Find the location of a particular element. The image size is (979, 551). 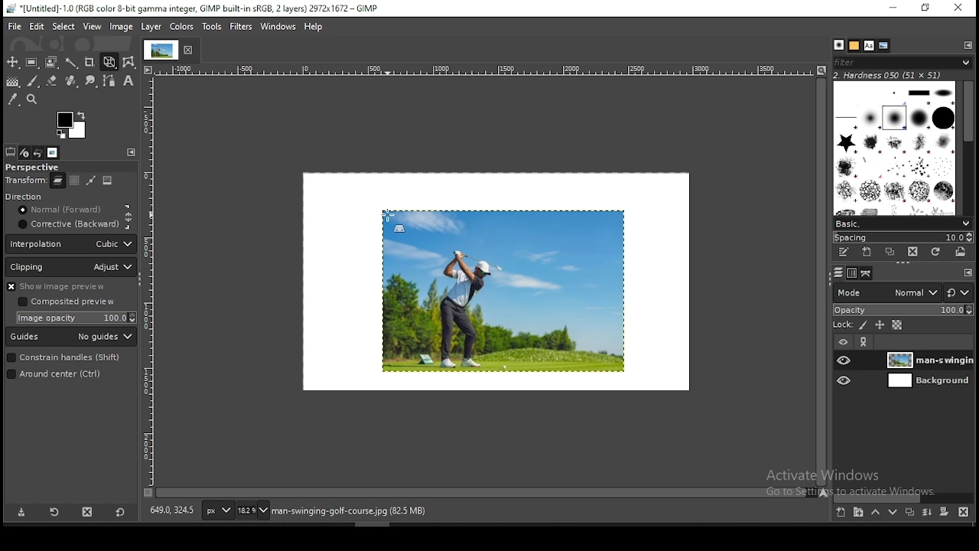

paths tool is located at coordinates (111, 81).